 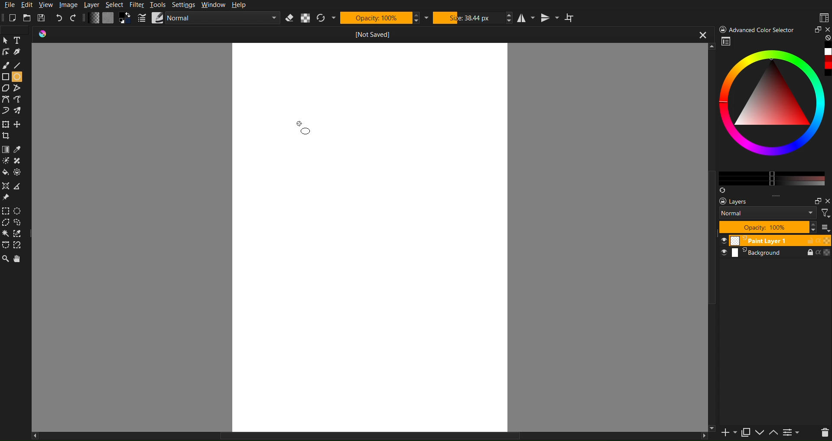 What do you see at coordinates (777, 195) in the screenshot?
I see `more` at bounding box center [777, 195].